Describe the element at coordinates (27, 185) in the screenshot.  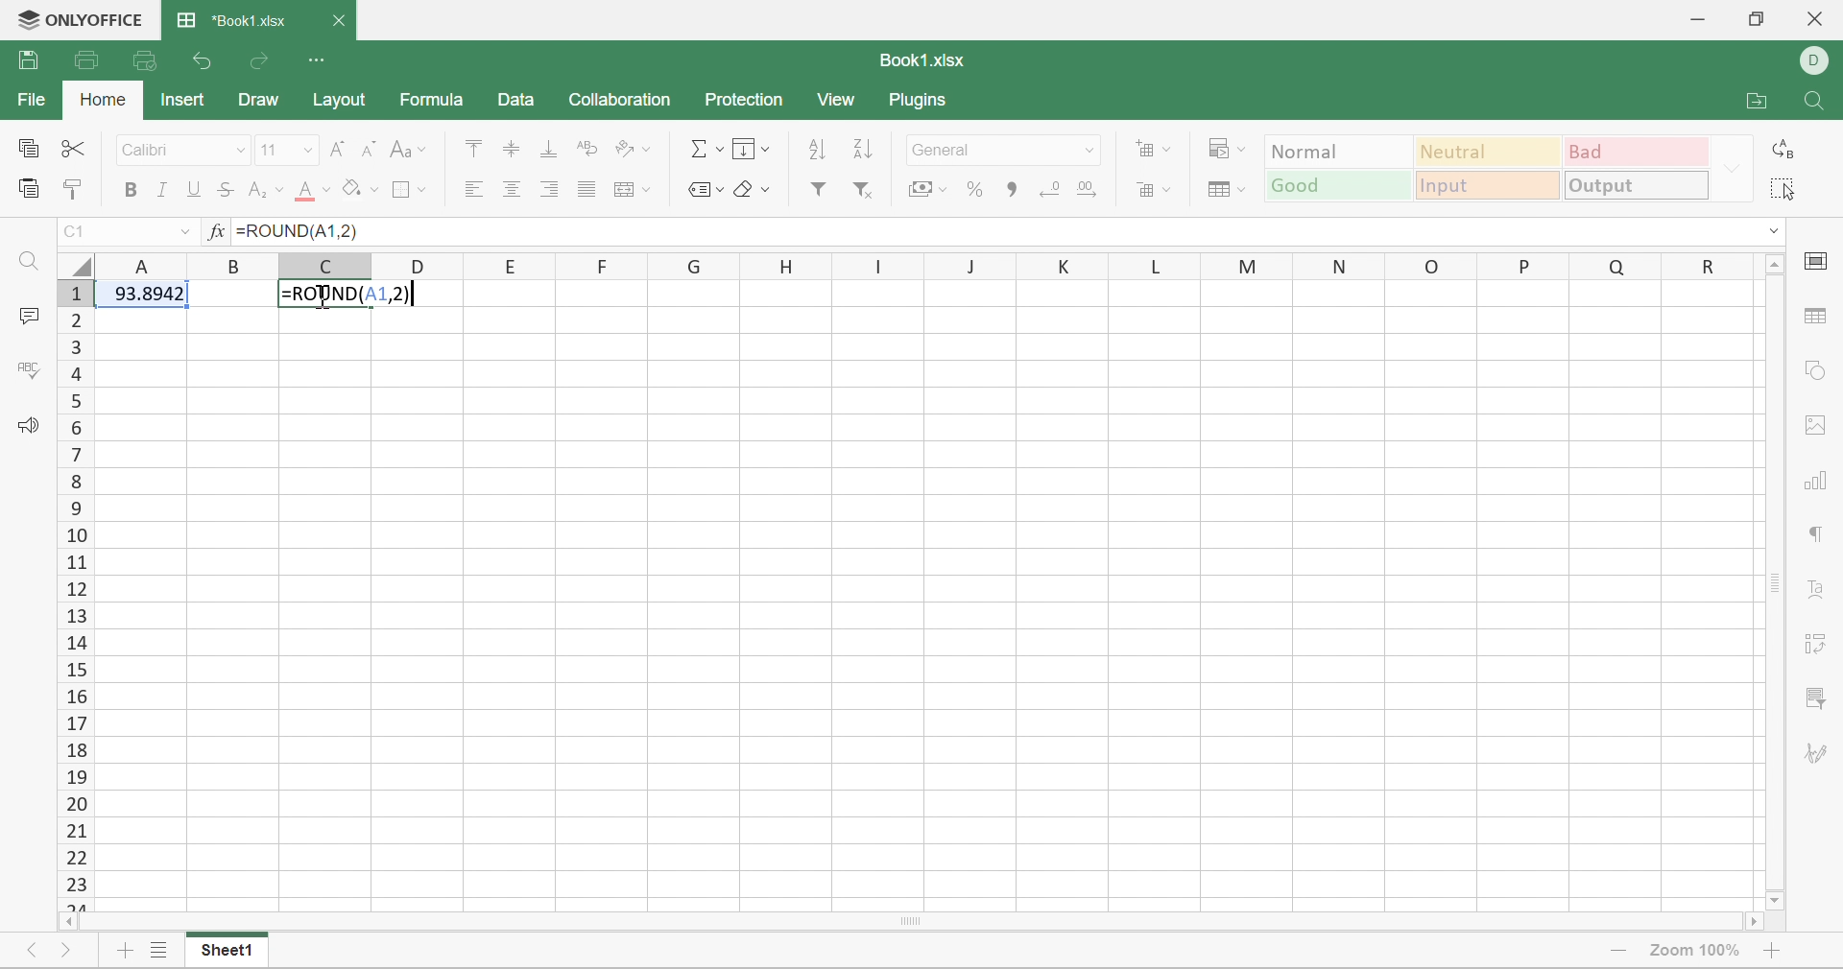
I see `Paste` at that location.